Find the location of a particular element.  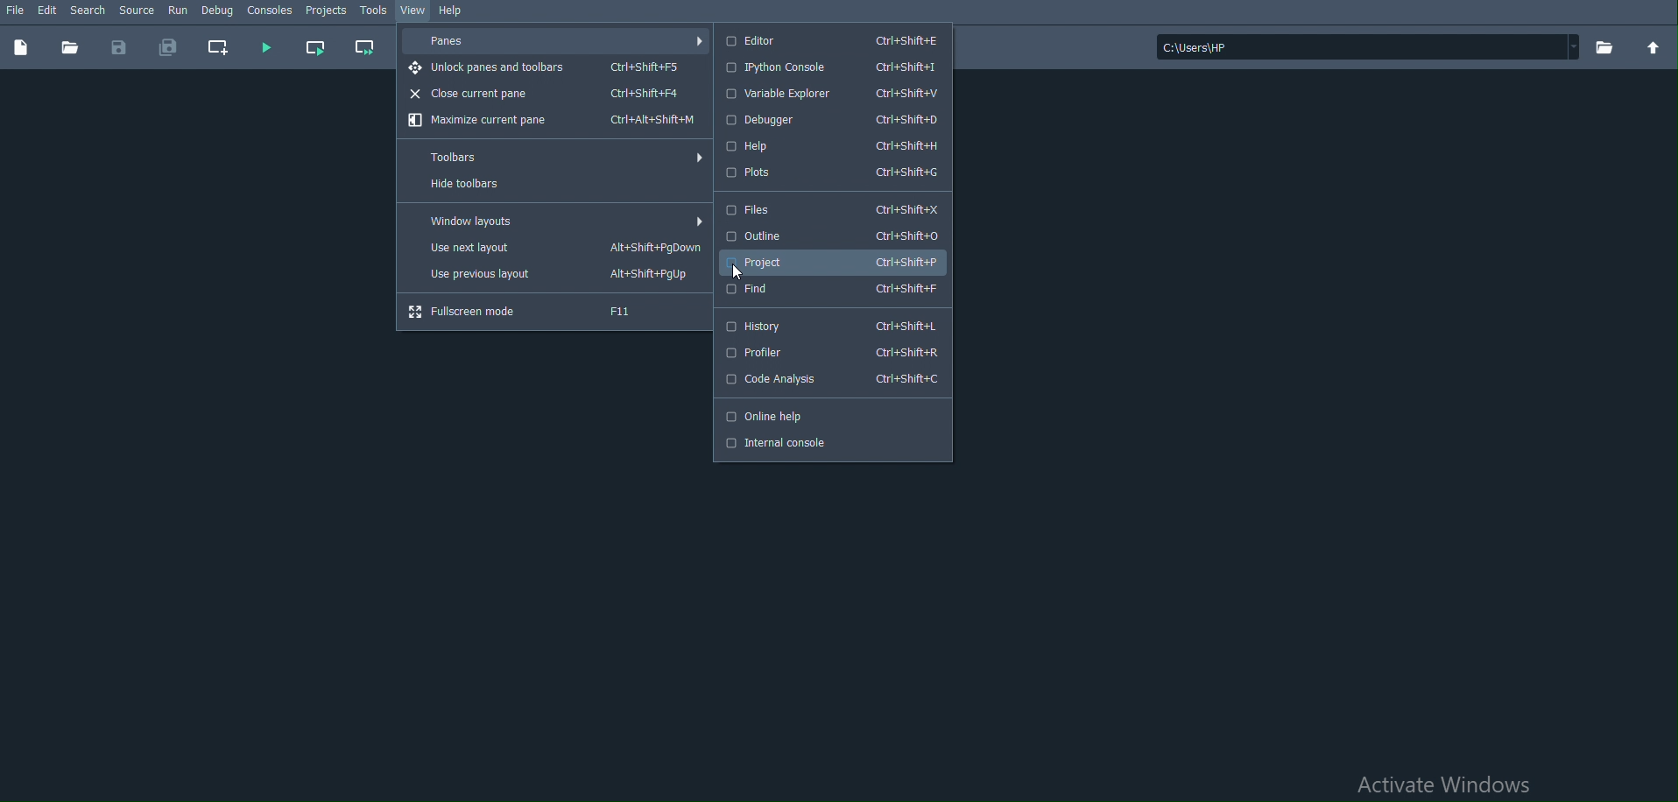

Window layouts is located at coordinates (553, 220).